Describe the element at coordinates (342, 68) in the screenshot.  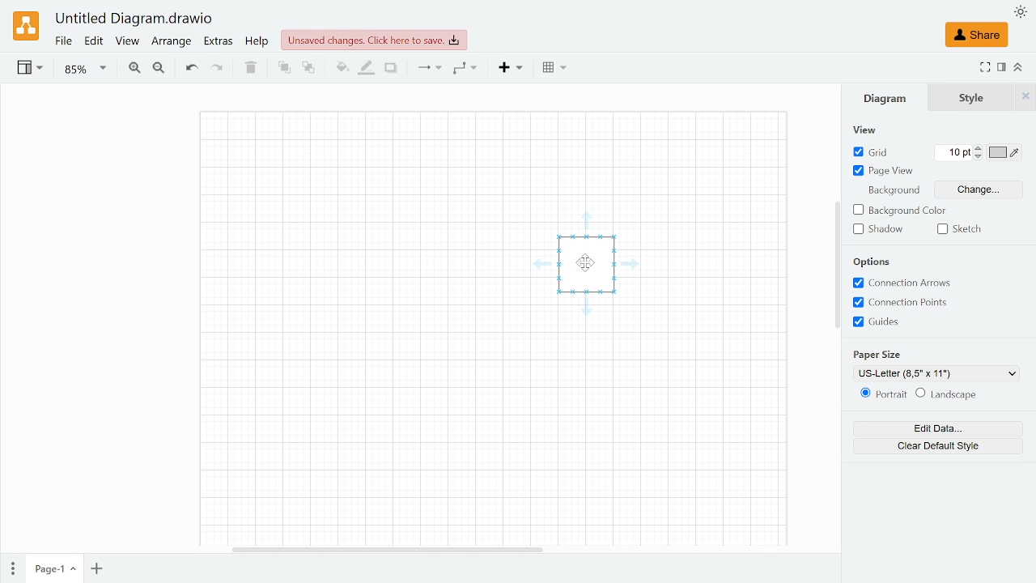
I see `Fill color` at that location.